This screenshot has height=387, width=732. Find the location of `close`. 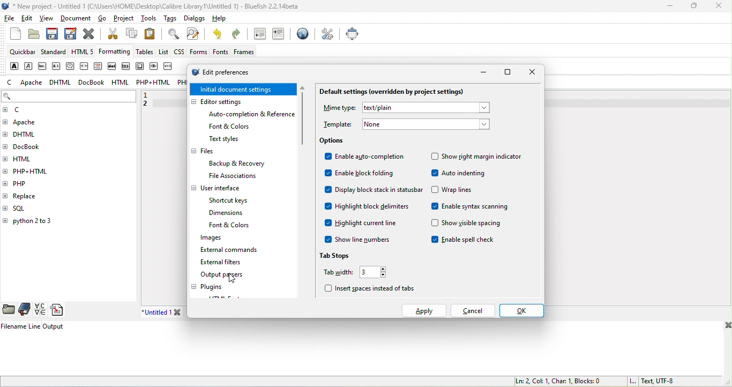

close is located at coordinates (89, 33).